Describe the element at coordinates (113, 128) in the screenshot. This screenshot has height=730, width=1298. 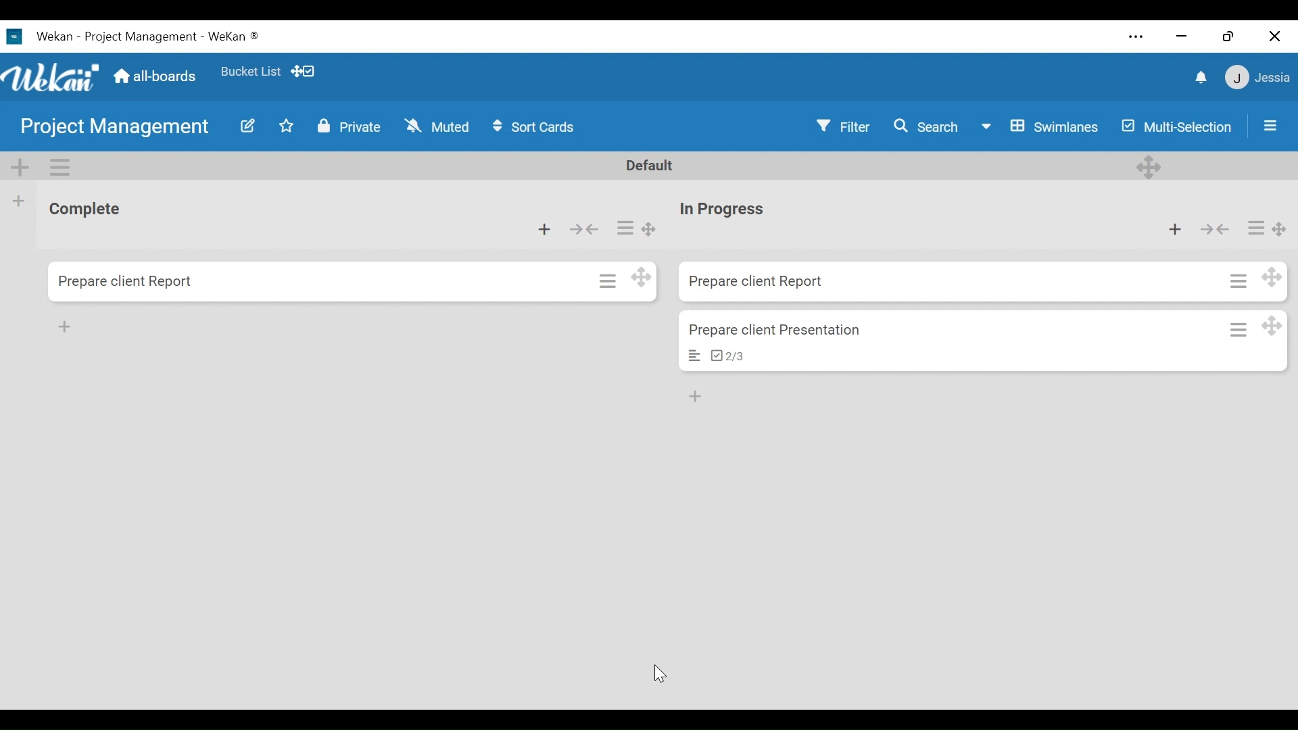
I see `Board Title` at that location.